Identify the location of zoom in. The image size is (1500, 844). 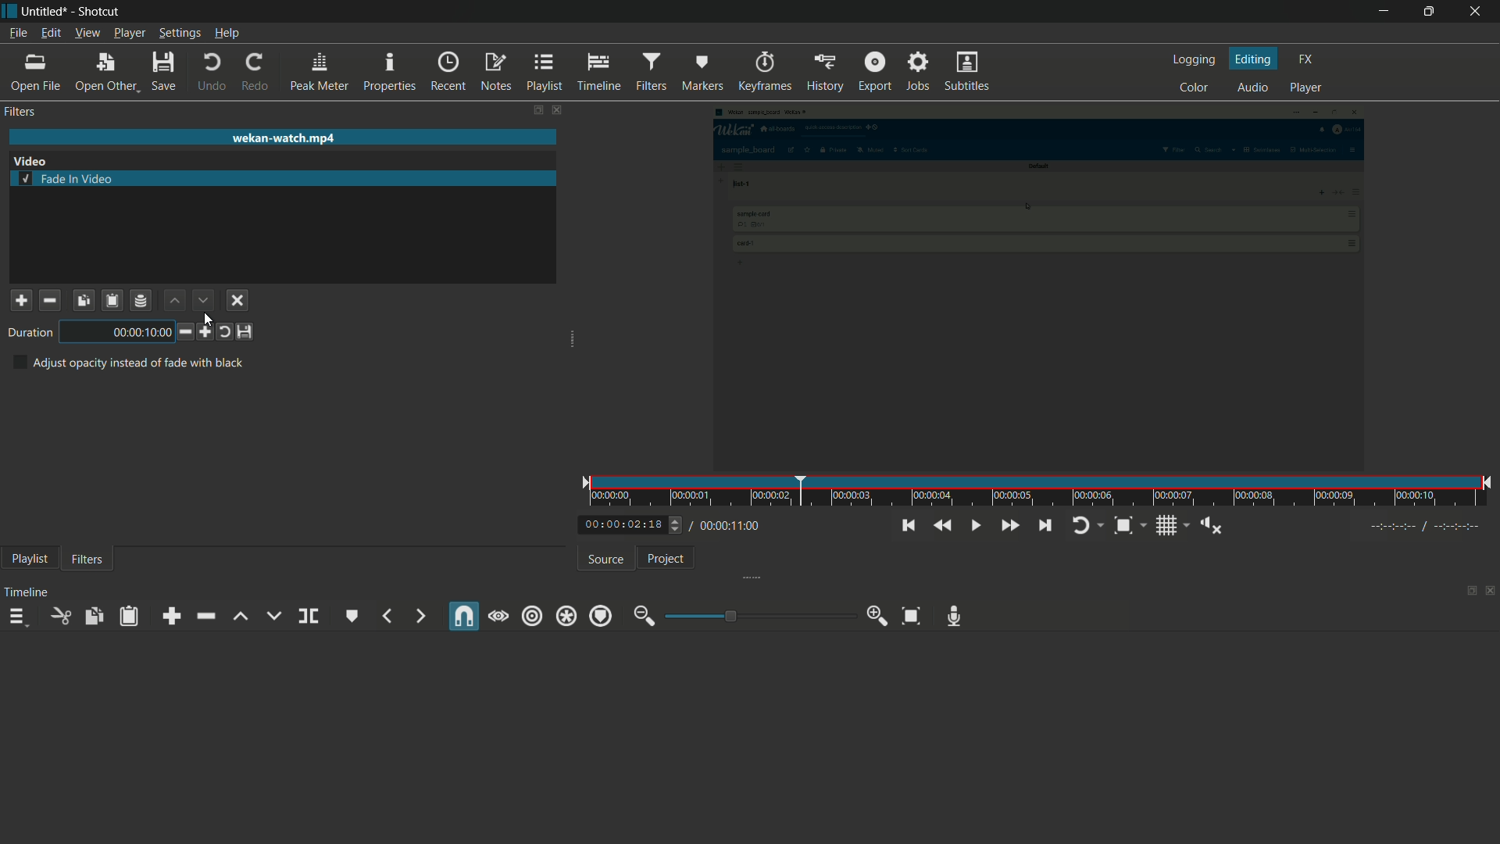
(877, 616).